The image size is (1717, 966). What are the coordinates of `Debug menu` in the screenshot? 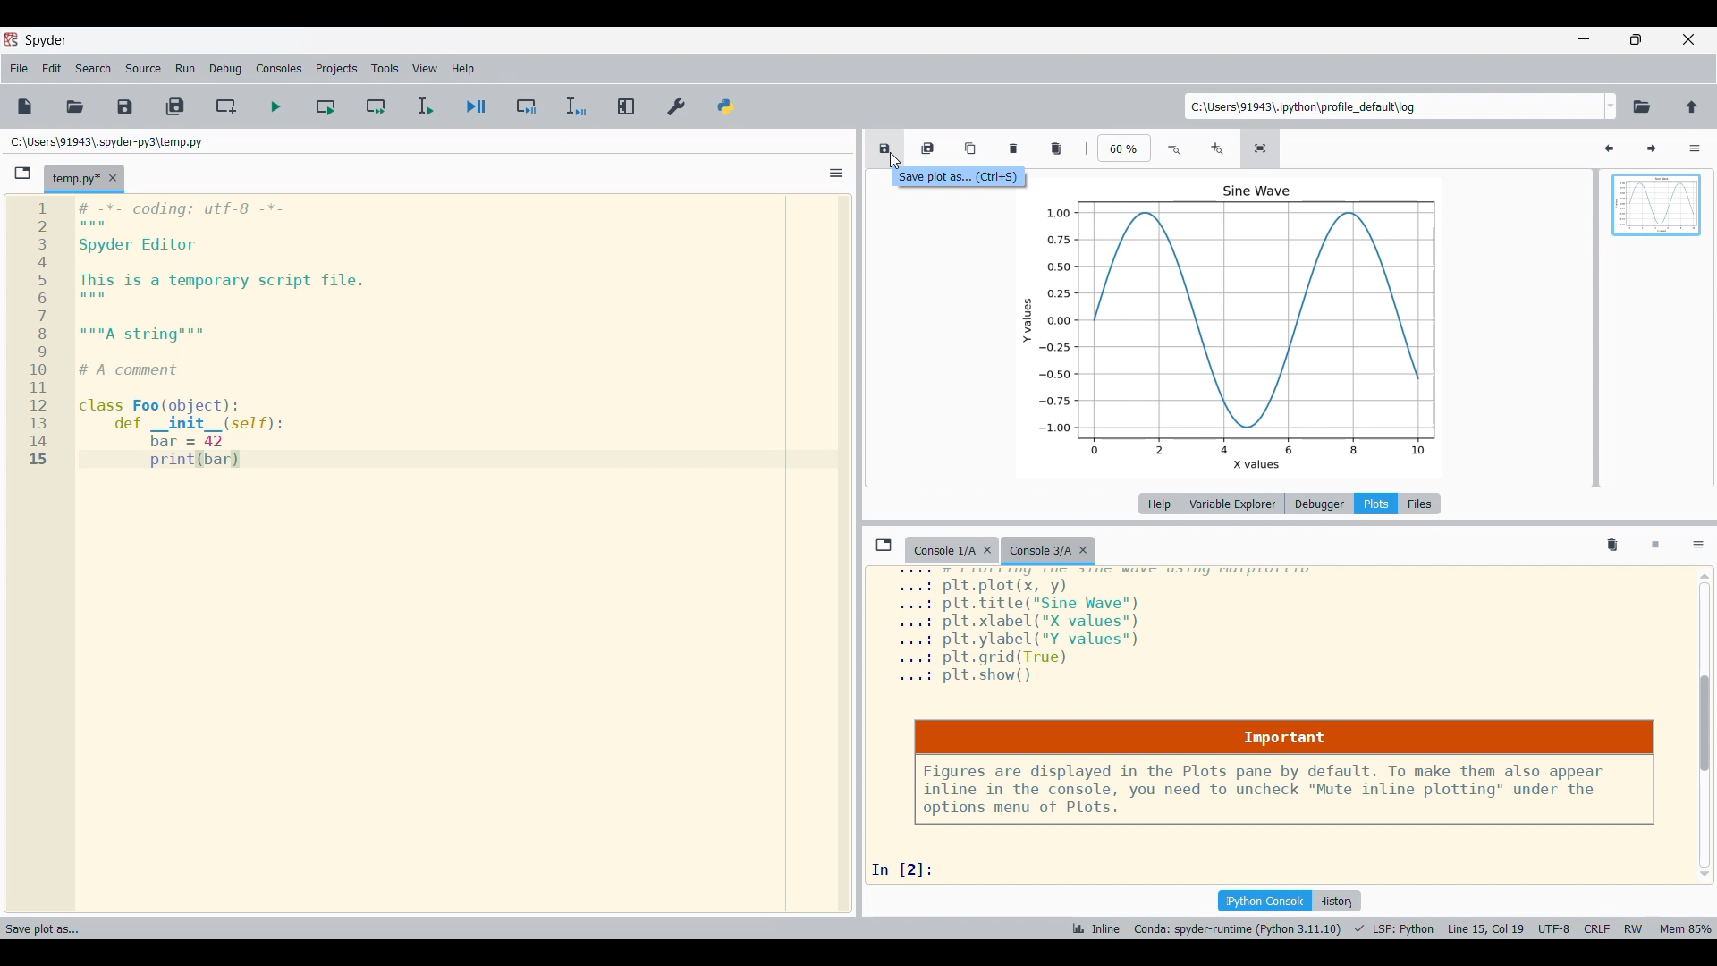 It's located at (225, 67).